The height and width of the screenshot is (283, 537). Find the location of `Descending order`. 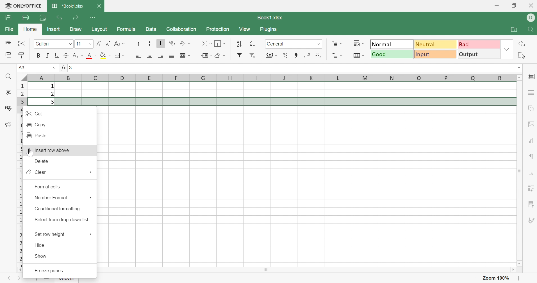

Descending order is located at coordinates (253, 44).